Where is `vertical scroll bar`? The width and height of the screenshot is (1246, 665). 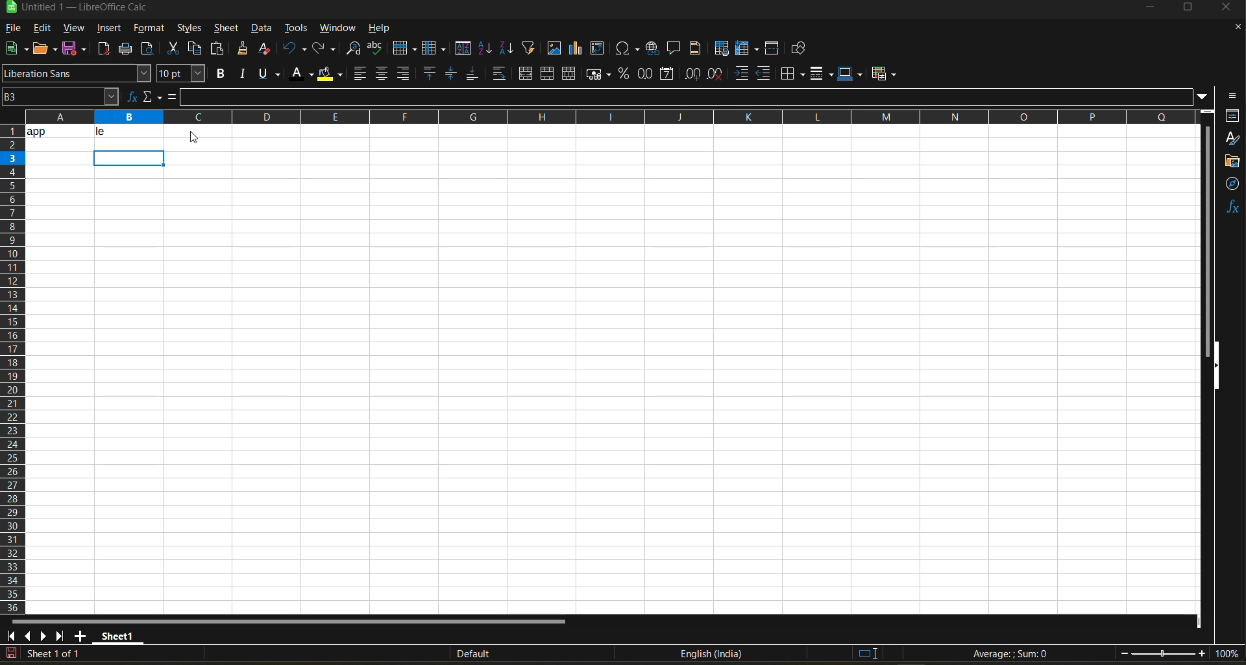
vertical scroll bar is located at coordinates (1207, 232).